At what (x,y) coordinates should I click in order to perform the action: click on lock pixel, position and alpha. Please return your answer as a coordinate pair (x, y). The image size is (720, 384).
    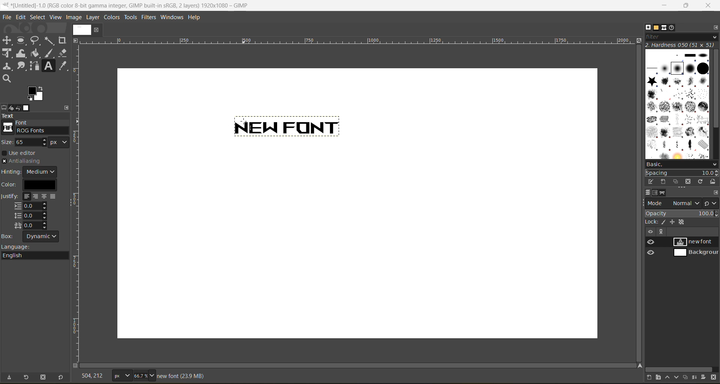
    Looking at the image, I should click on (681, 222).